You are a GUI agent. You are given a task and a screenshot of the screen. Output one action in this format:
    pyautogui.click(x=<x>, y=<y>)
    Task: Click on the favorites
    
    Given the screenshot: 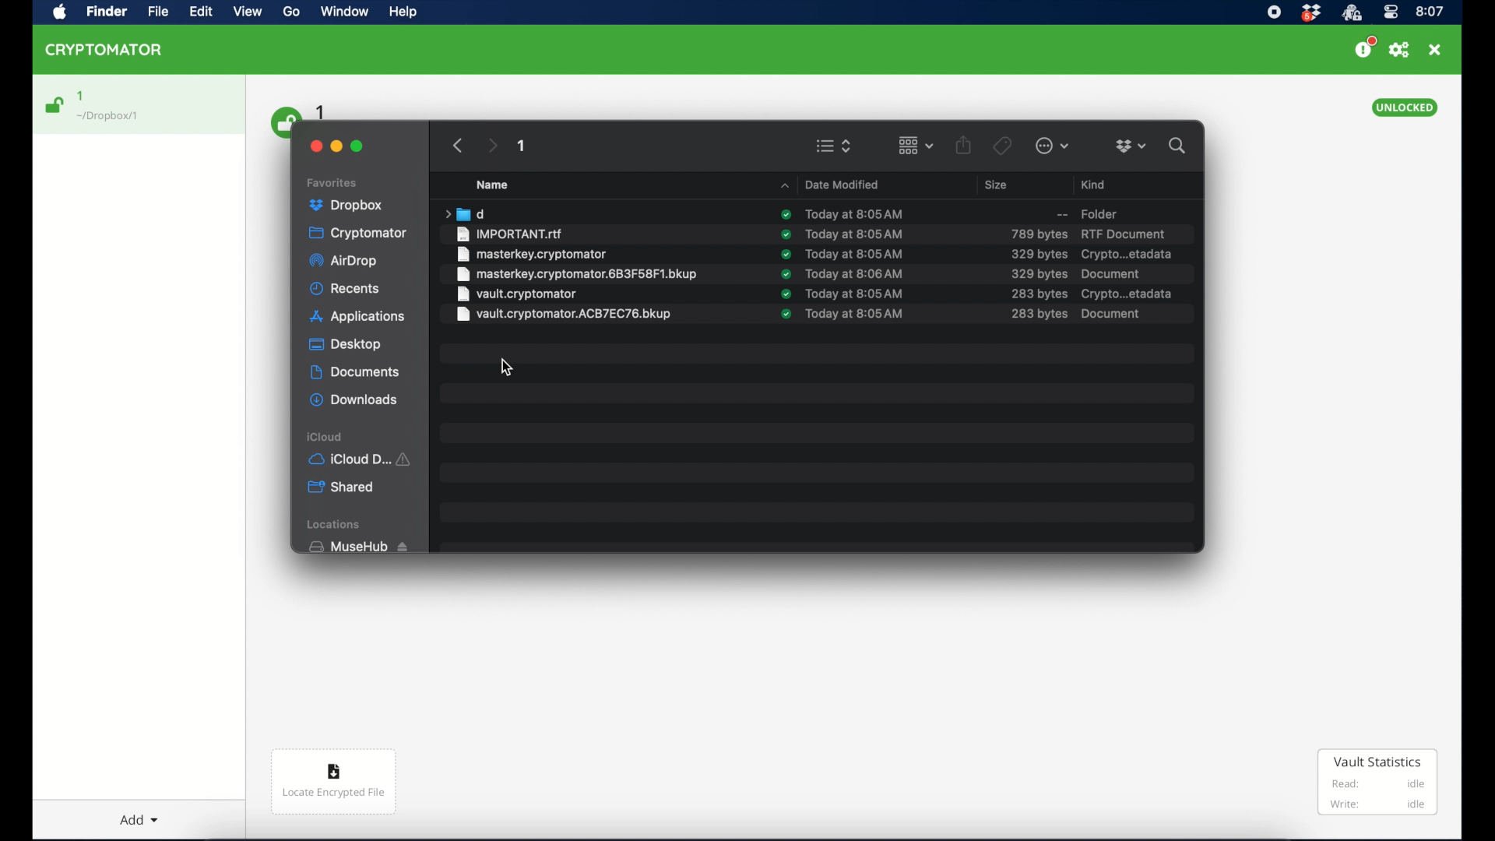 What is the action you would take?
    pyautogui.click(x=334, y=181)
    